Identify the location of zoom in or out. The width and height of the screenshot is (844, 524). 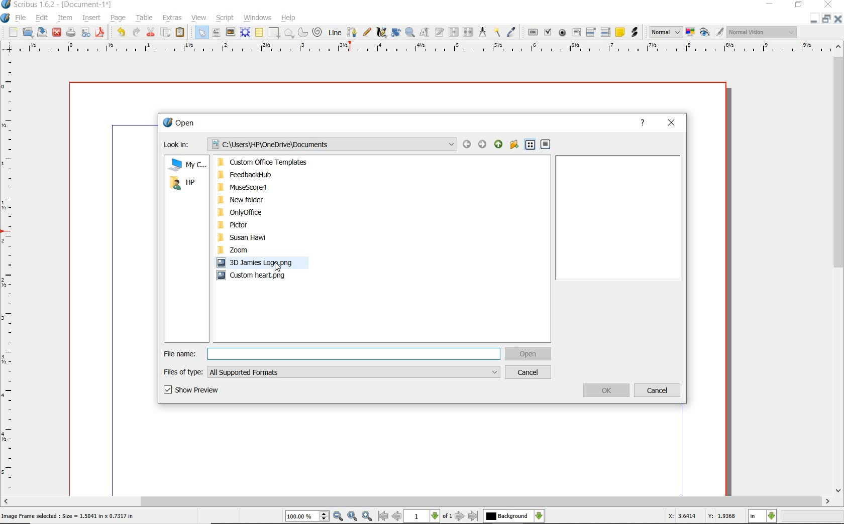
(409, 33).